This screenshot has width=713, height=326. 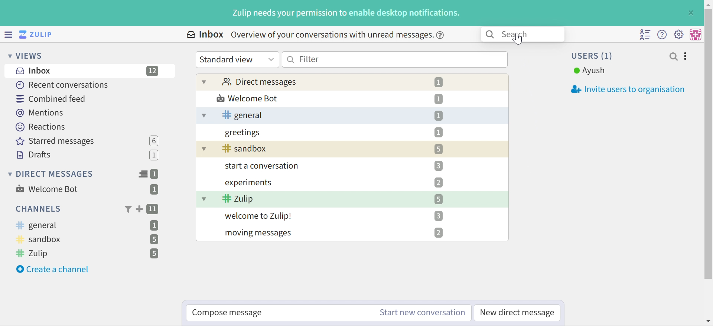 What do you see at coordinates (155, 156) in the screenshot?
I see `1` at bounding box center [155, 156].